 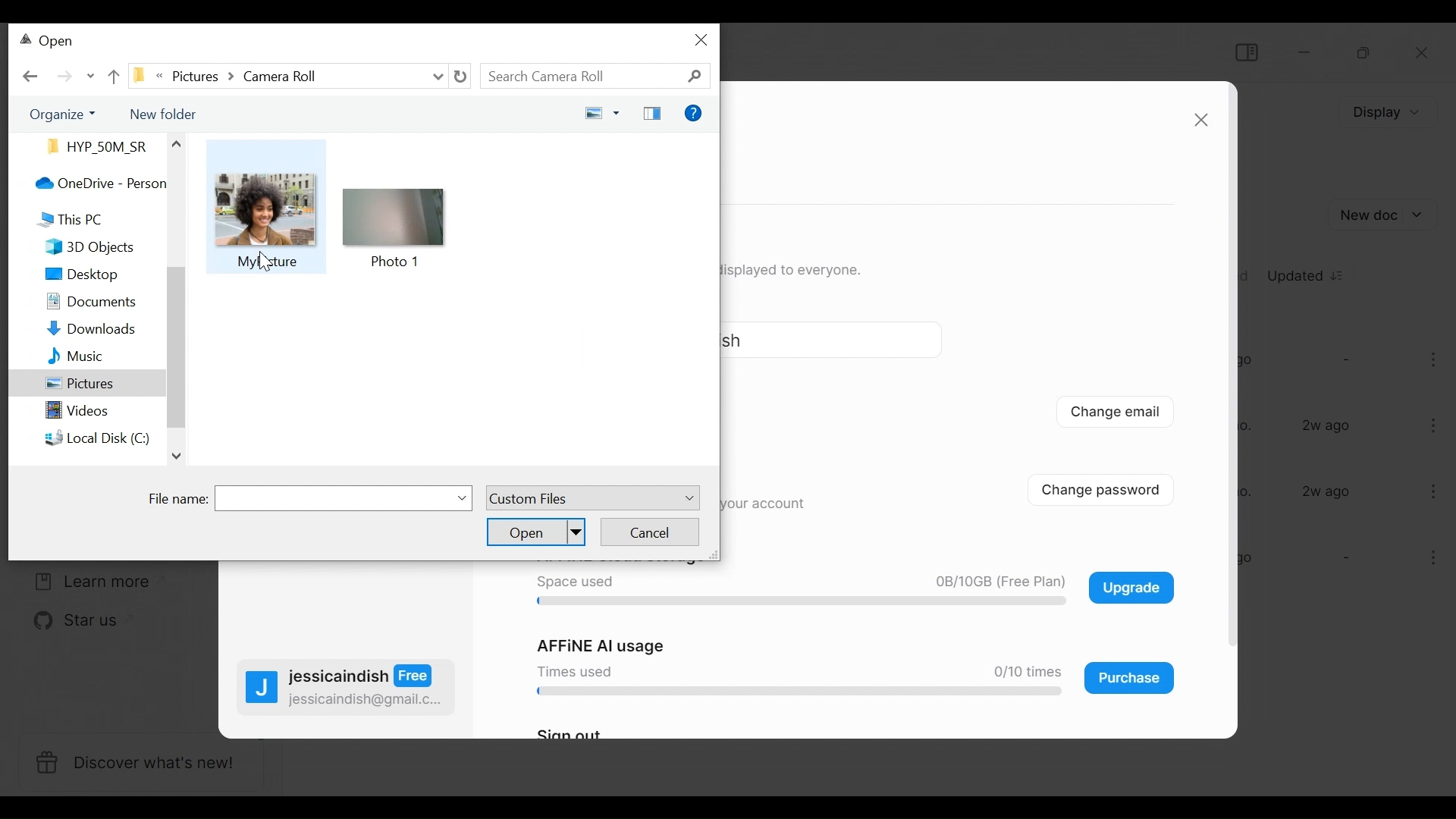 I want to click on icon, so click(x=264, y=206).